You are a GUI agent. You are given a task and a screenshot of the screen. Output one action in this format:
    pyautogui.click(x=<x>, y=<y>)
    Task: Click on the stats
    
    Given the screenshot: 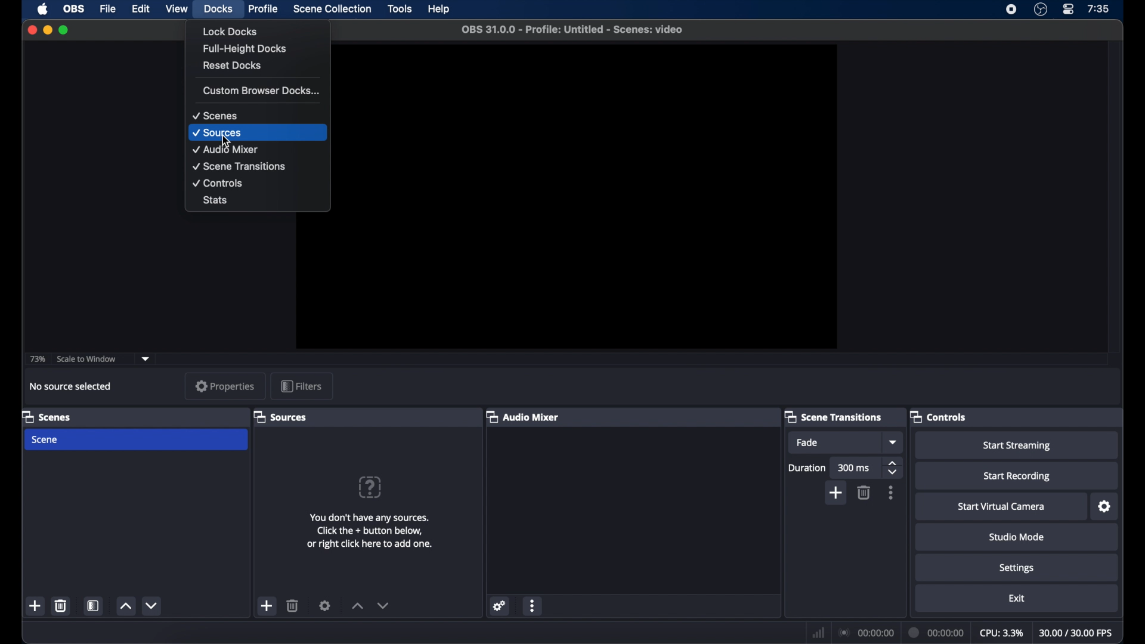 What is the action you would take?
    pyautogui.click(x=216, y=200)
    